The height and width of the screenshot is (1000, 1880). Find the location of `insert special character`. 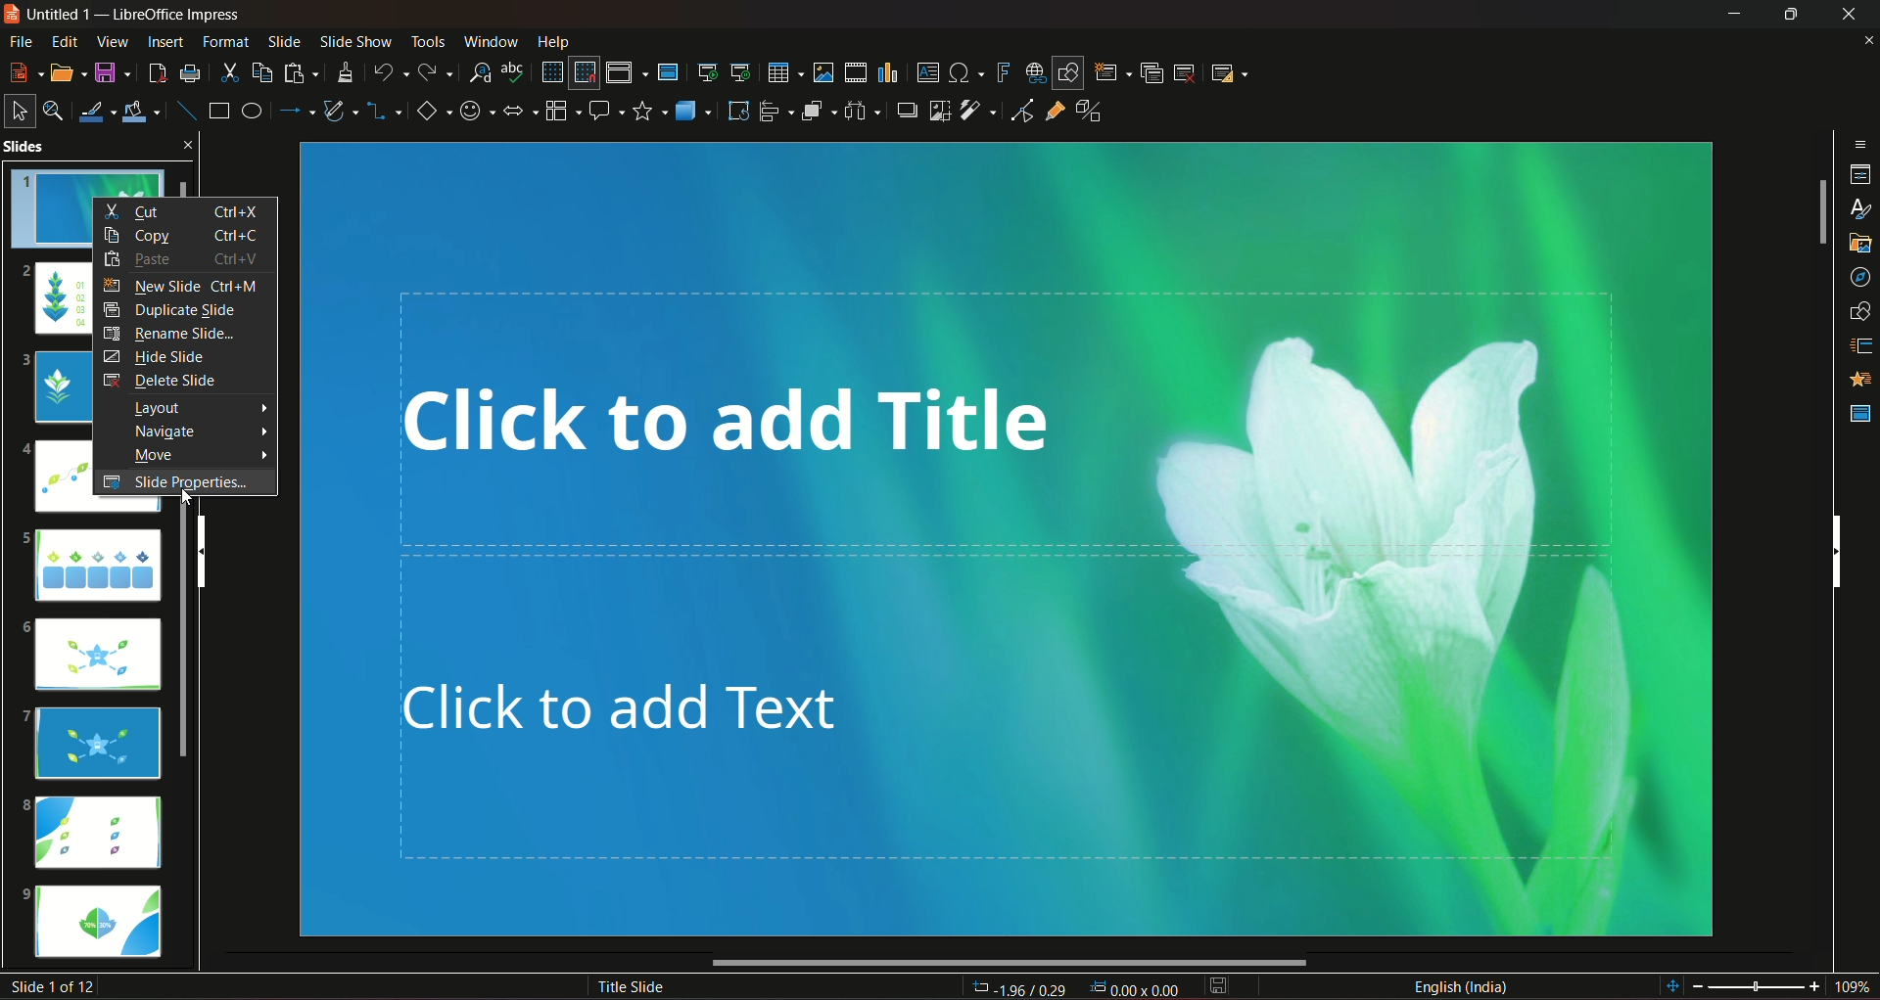

insert special character is located at coordinates (965, 72).